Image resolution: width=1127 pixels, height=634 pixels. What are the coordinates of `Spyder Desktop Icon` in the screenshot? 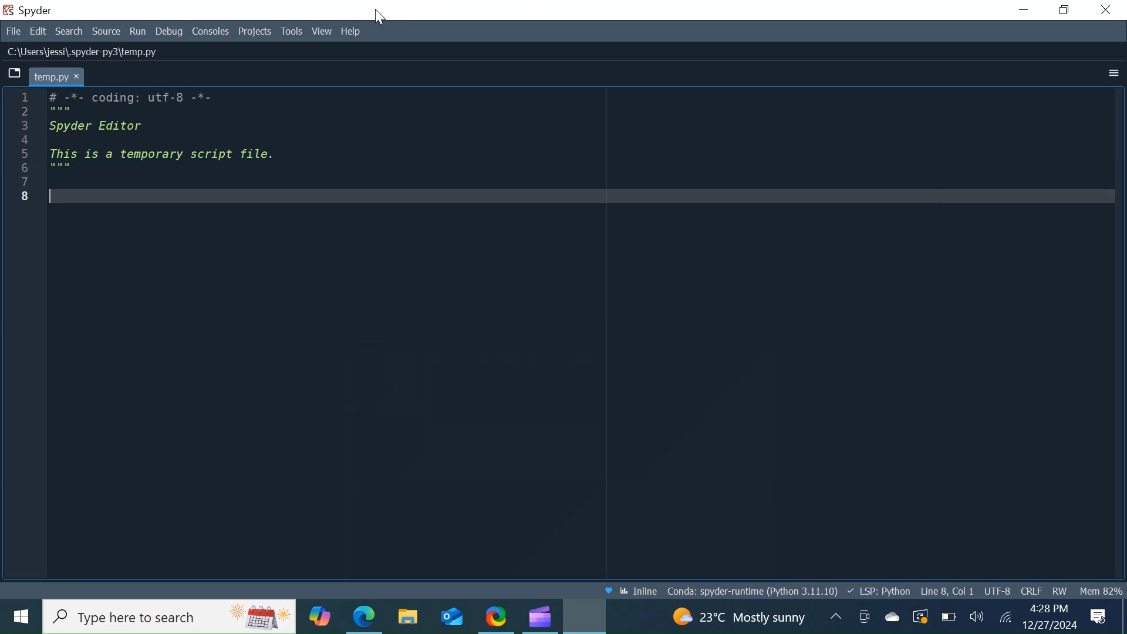 It's located at (29, 10).